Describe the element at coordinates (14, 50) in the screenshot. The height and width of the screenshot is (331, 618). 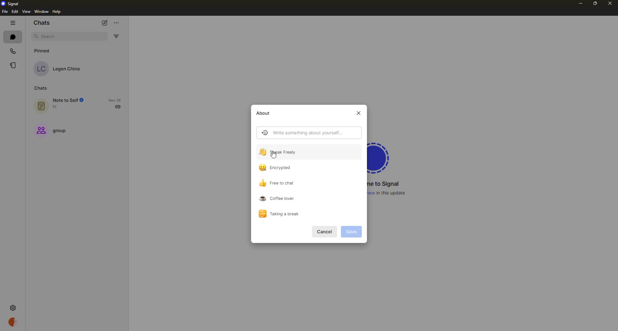
I see `calls` at that location.